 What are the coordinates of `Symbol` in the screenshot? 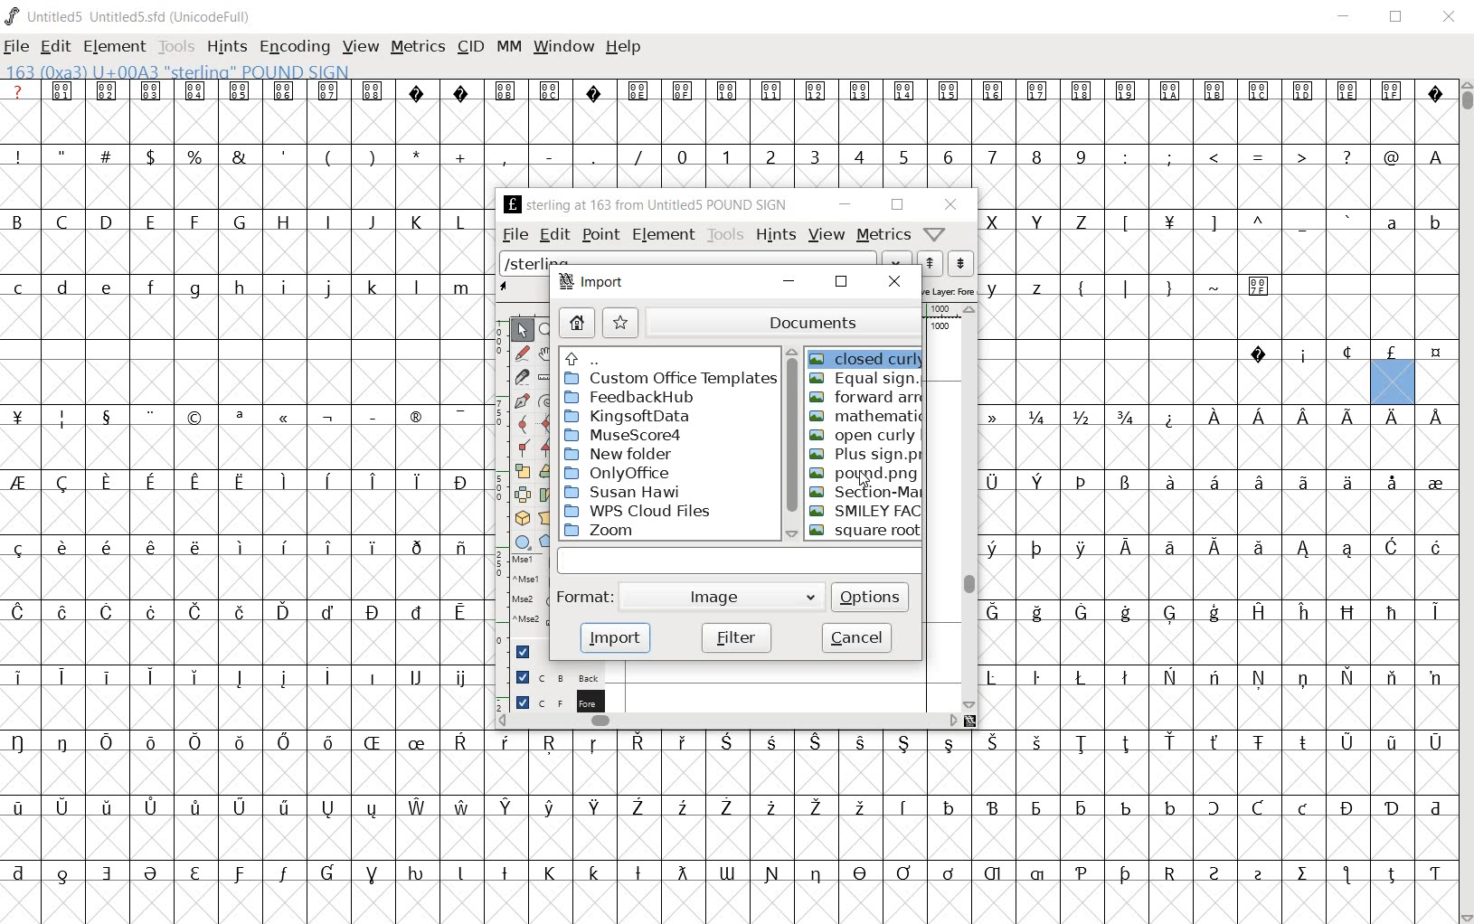 It's located at (460, 415).